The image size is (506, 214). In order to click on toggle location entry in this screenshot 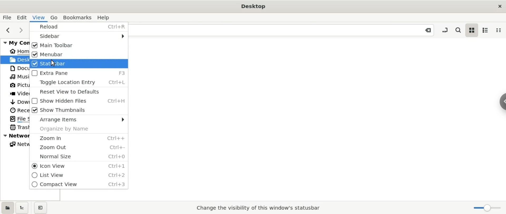, I will do `click(444, 30)`.